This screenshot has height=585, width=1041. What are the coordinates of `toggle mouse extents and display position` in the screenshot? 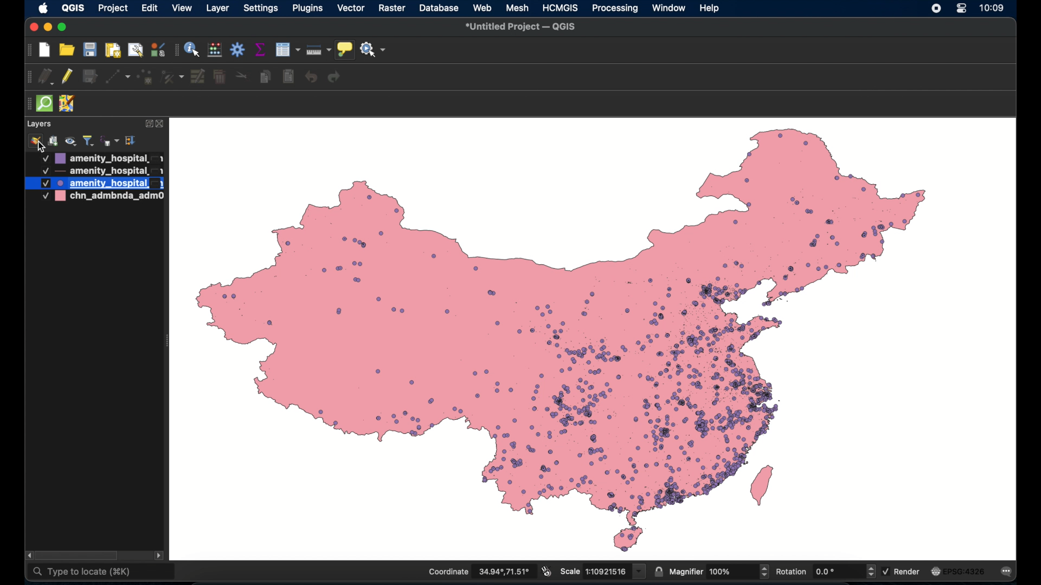 It's located at (546, 571).